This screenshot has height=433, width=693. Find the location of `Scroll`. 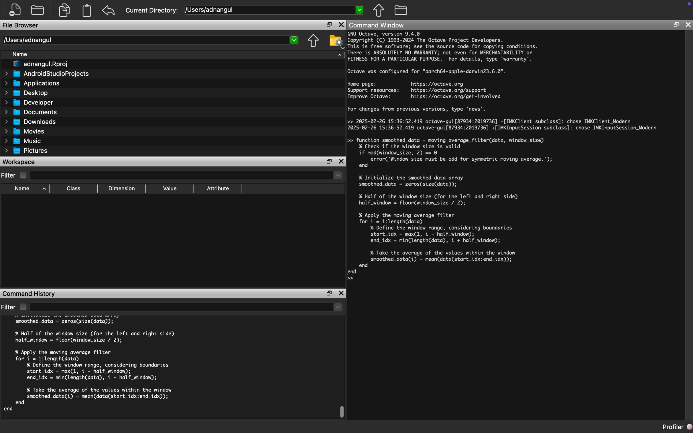

Scroll is located at coordinates (344, 410).